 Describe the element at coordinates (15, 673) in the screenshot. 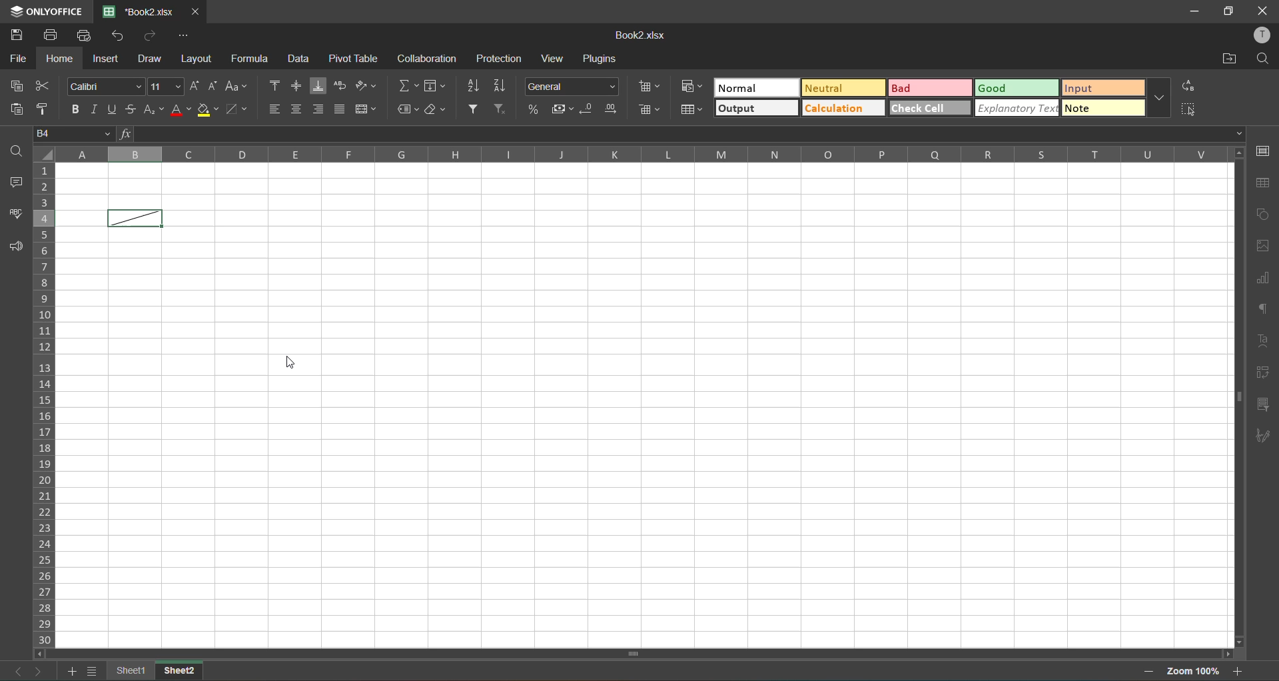

I see `previous` at that location.